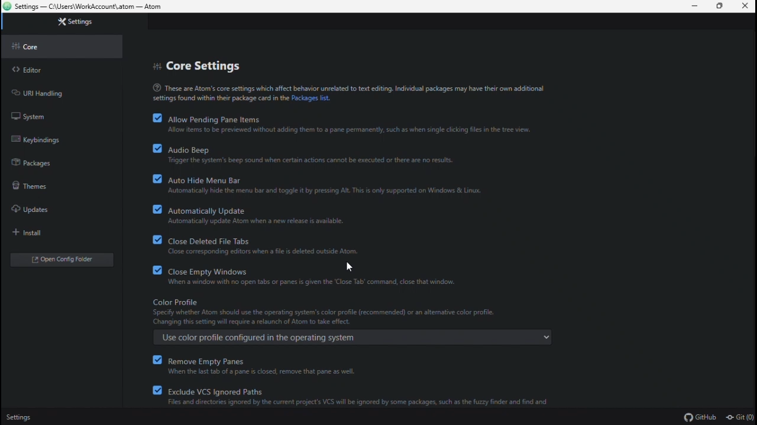 The height and width of the screenshot is (425, 757). Describe the element at coordinates (739, 417) in the screenshot. I see `Git (0)` at that location.